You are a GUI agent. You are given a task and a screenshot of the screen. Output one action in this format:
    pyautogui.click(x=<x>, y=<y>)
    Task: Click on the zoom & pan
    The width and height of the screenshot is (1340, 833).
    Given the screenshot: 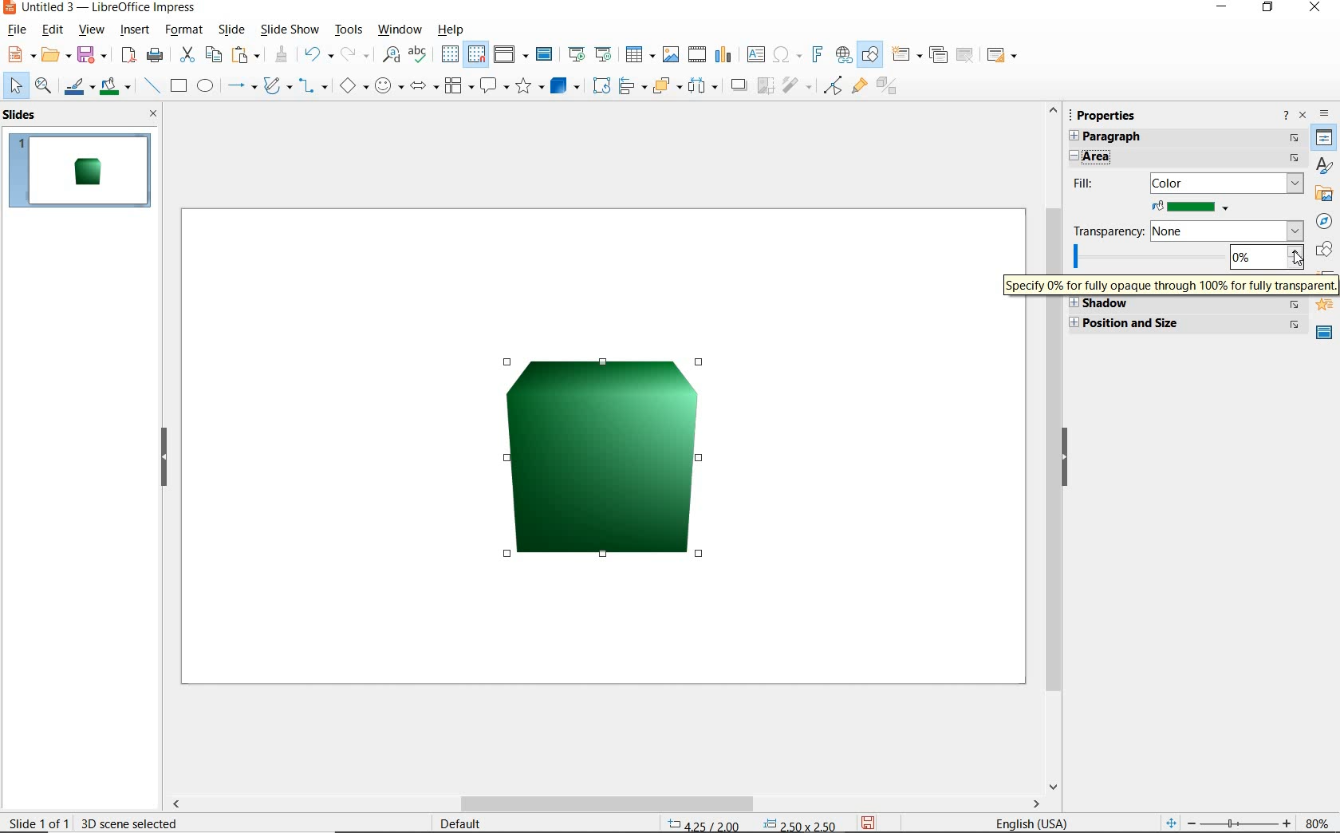 What is the action you would take?
    pyautogui.click(x=43, y=88)
    